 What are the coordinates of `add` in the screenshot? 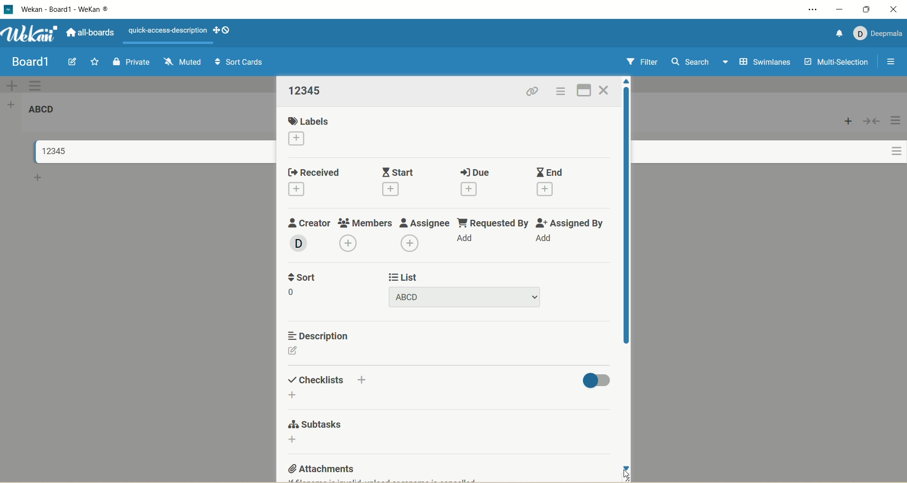 It's located at (299, 190).